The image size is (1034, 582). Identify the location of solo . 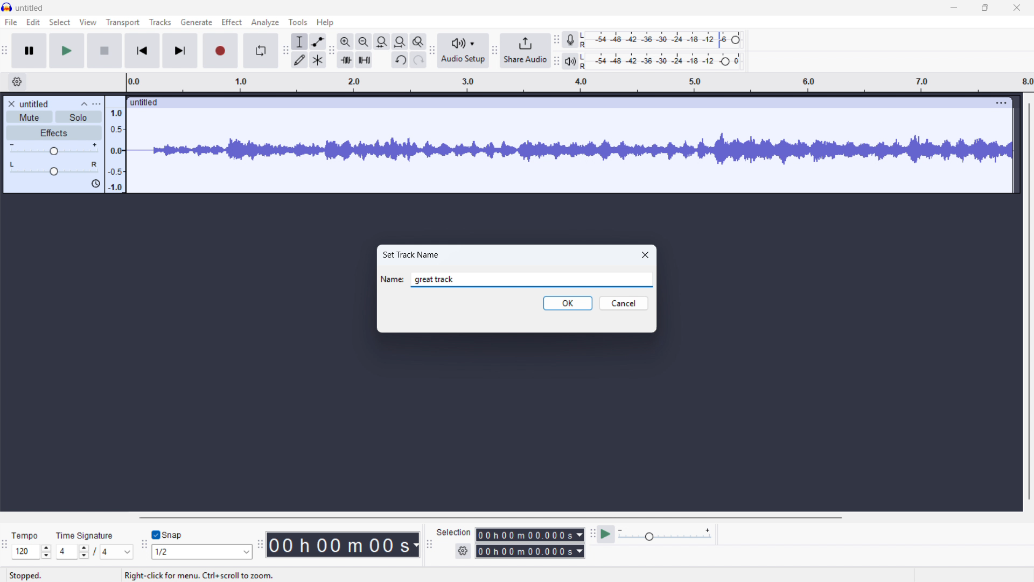
(79, 117).